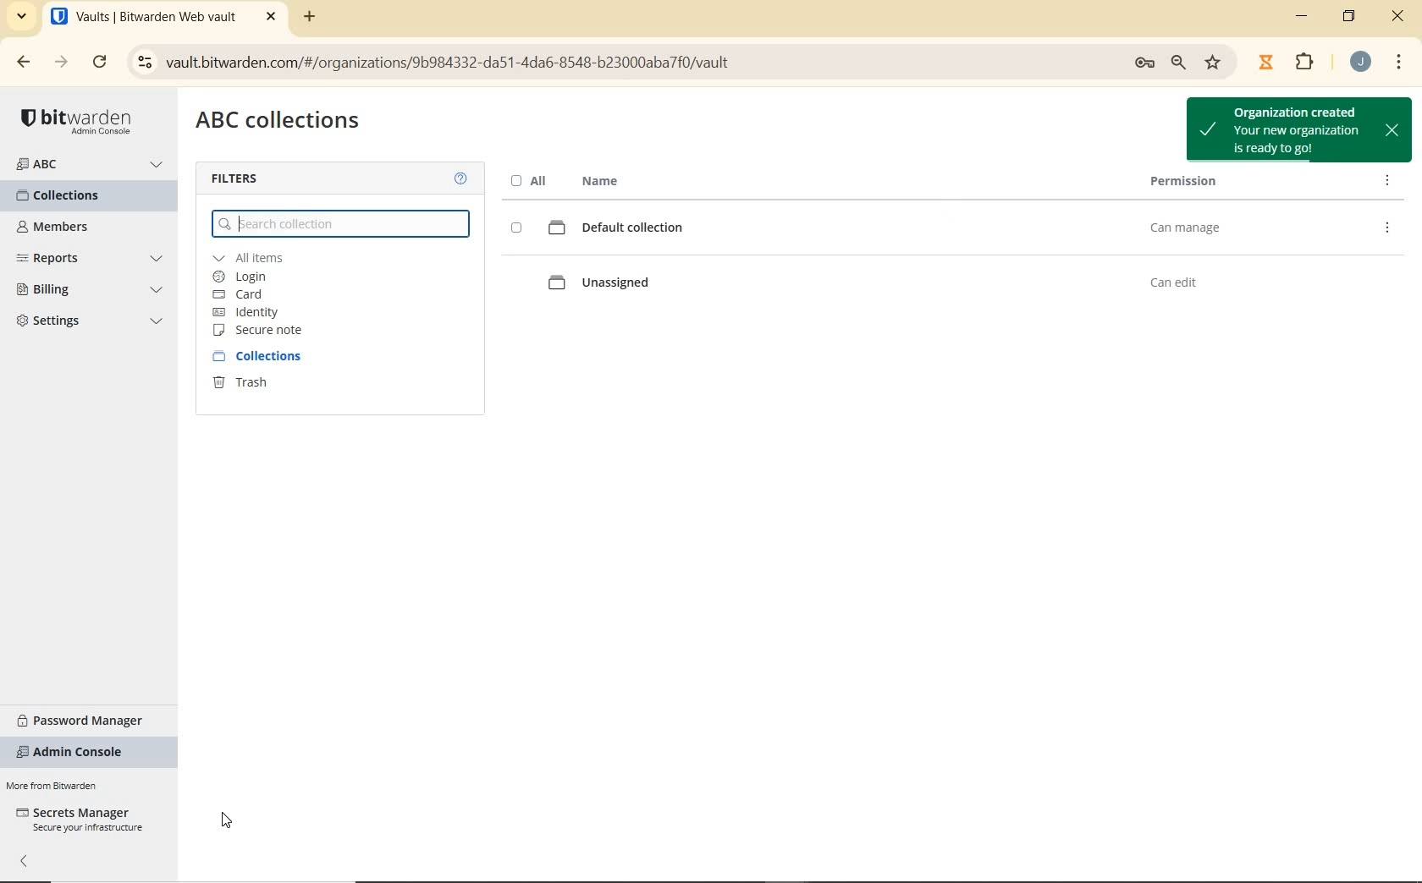 Image resolution: width=1422 pixels, height=883 pixels. Describe the element at coordinates (238, 296) in the screenshot. I see `card` at that location.